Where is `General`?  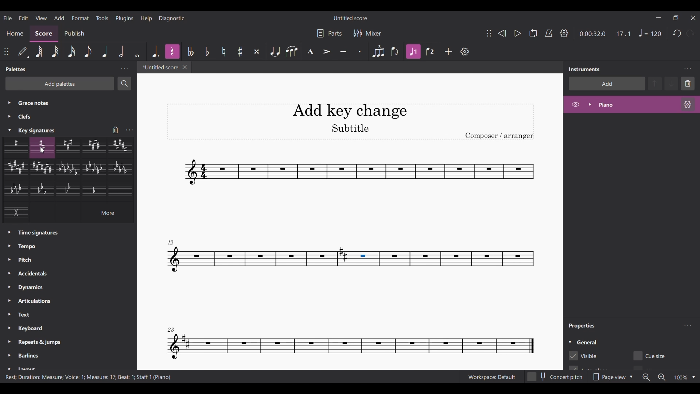 General is located at coordinates (587, 342).